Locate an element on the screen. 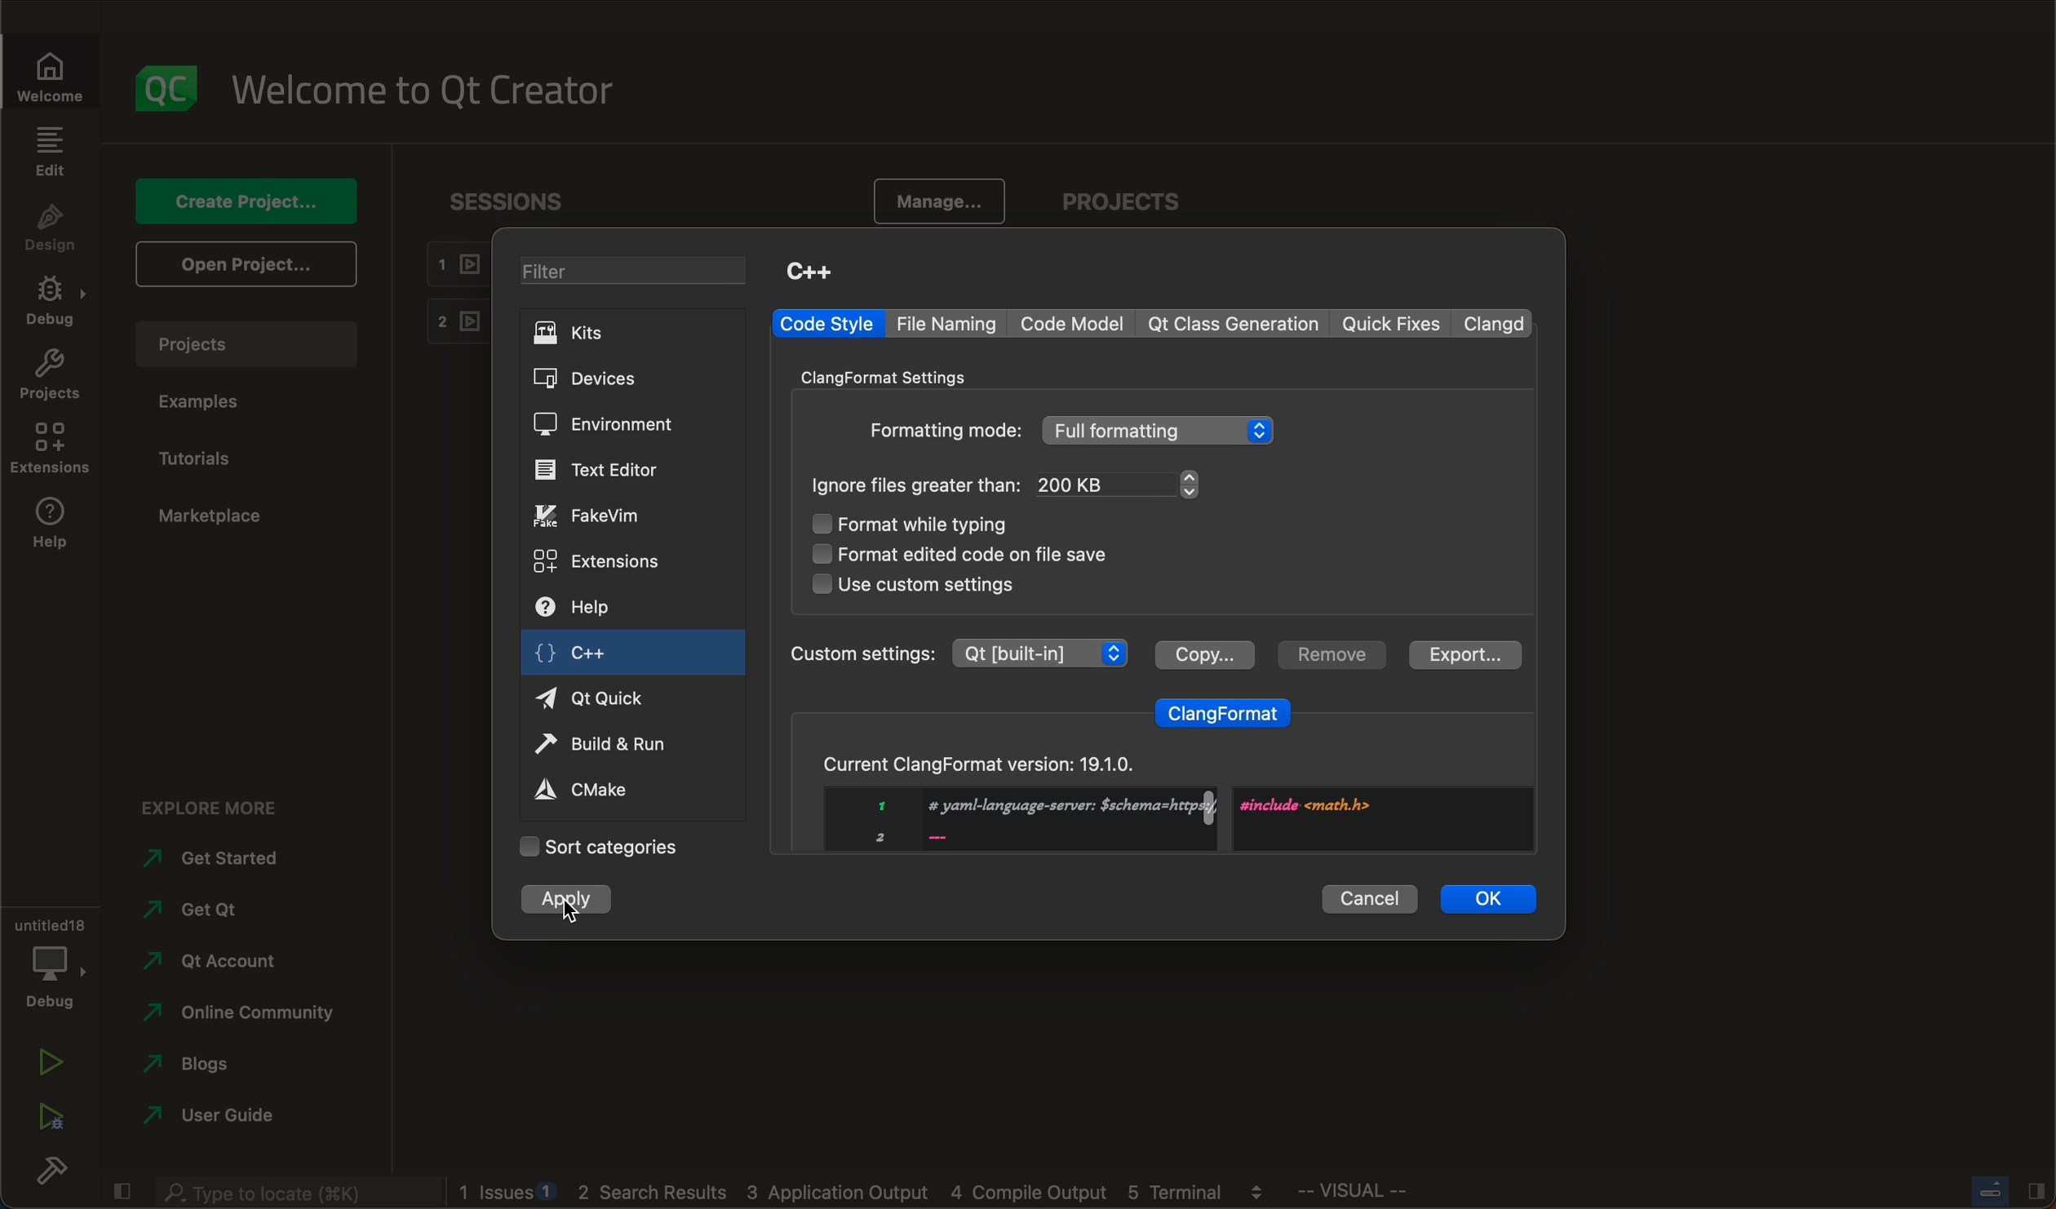 The image size is (2056, 1209). close slide bar is located at coordinates (2005, 1190).